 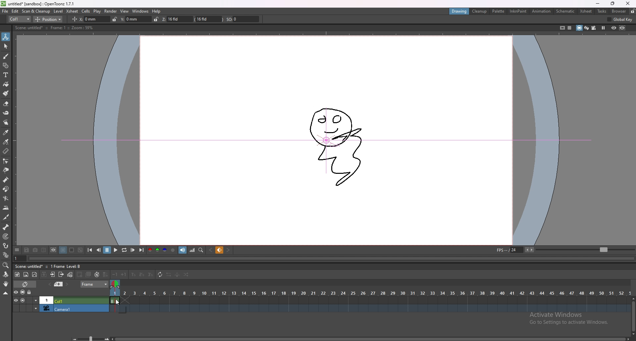 I want to click on inknpaint, so click(x=518, y=11).